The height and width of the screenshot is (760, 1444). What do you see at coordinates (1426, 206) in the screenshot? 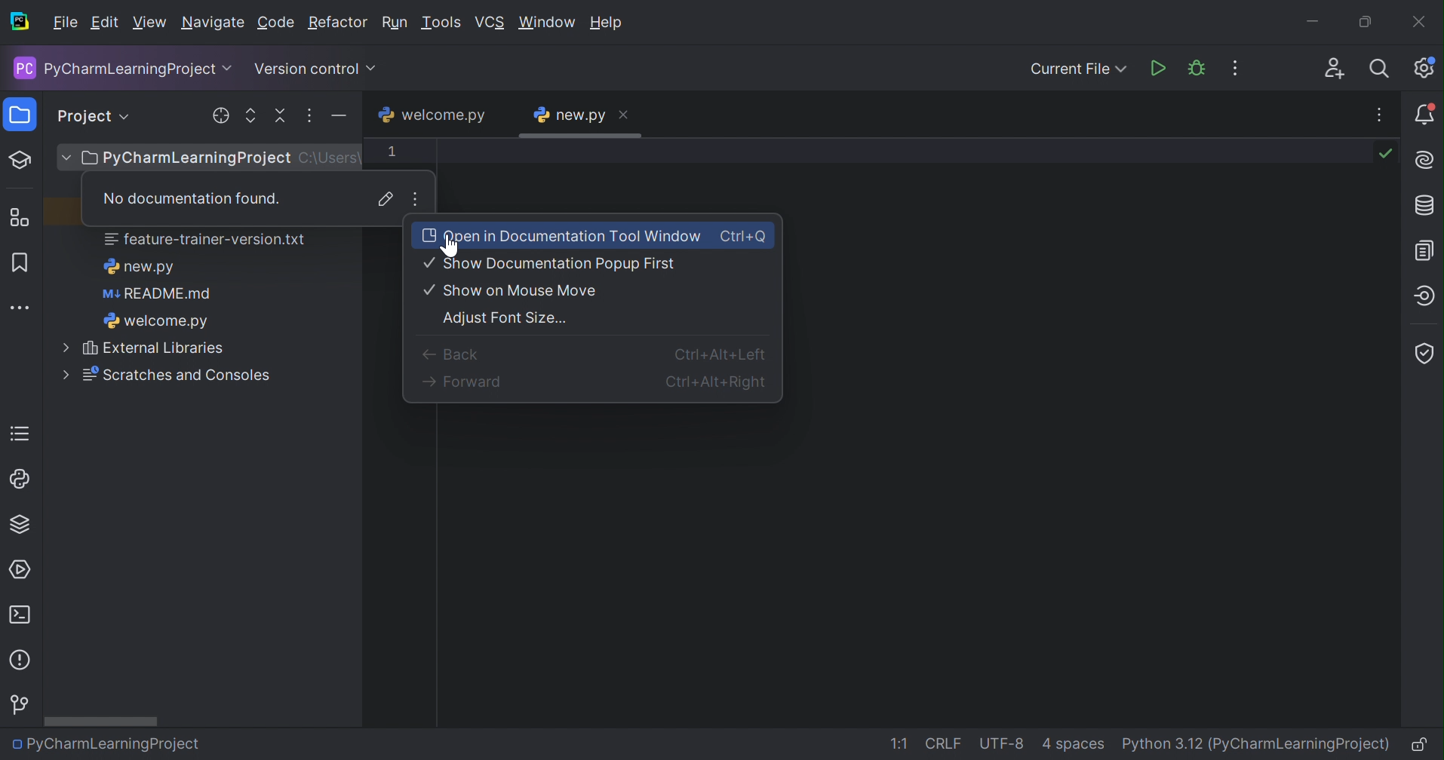
I see `Database` at bounding box center [1426, 206].